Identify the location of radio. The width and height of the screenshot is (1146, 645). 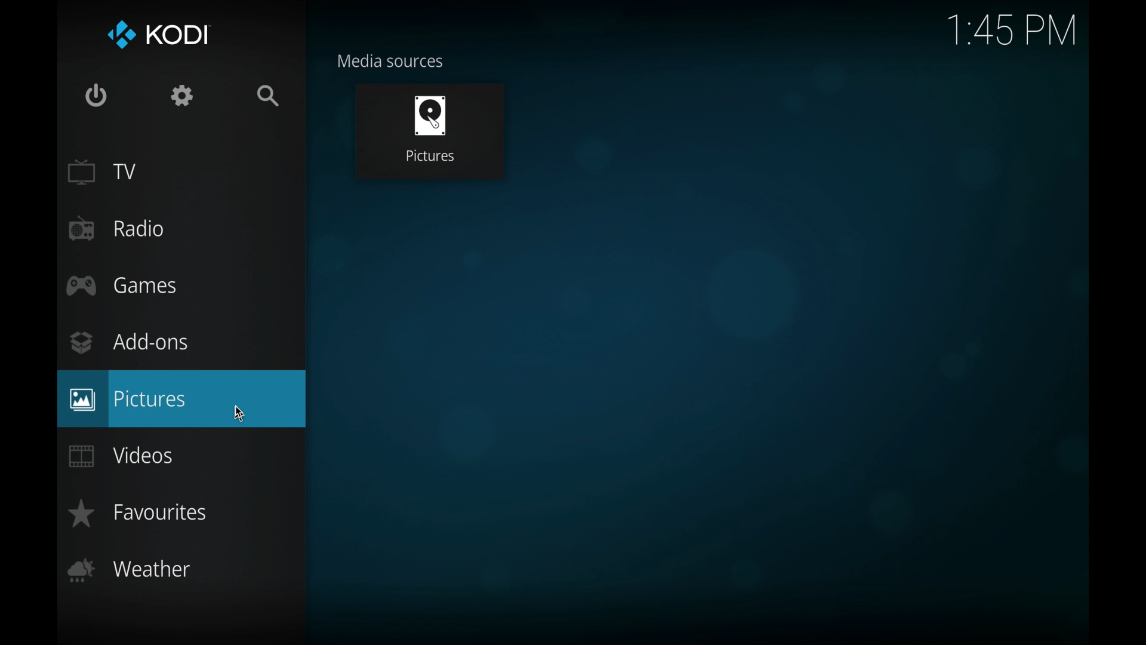
(117, 229).